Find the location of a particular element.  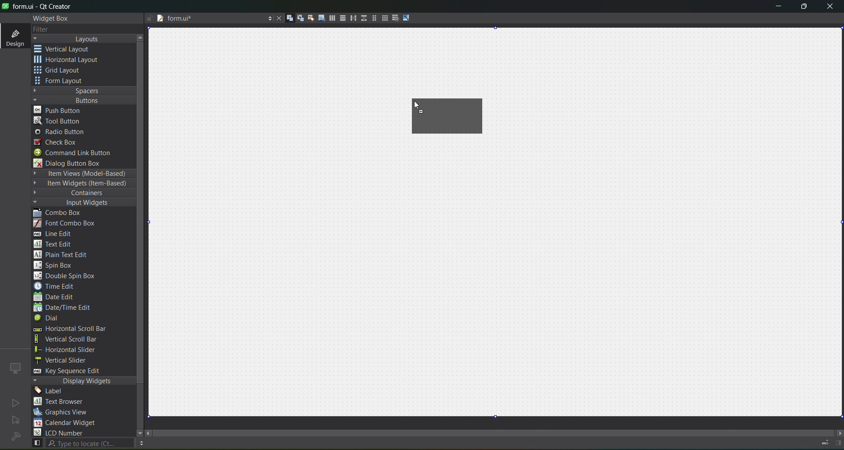

widget box is located at coordinates (53, 18).